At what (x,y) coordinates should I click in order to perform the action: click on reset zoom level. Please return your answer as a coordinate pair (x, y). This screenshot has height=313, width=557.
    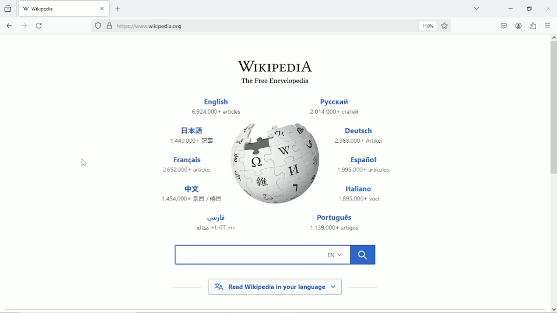
    Looking at the image, I should click on (427, 25).